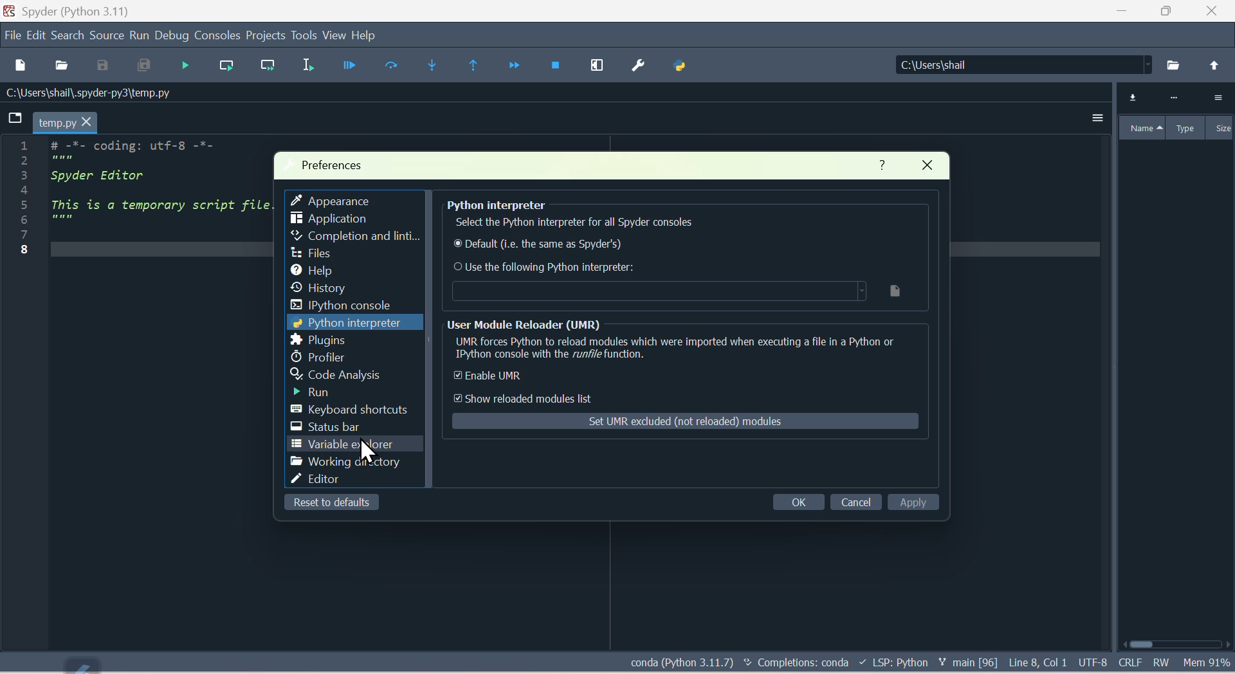  What do you see at coordinates (929, 664) in the screenshot?
I see `Text - conda (Python 3.11.7) Completions: conda LSP: Python main [96] Line 8, Col 1 UTF-8 CRLF RW Mem 91%` at bounding box center [929, 664].